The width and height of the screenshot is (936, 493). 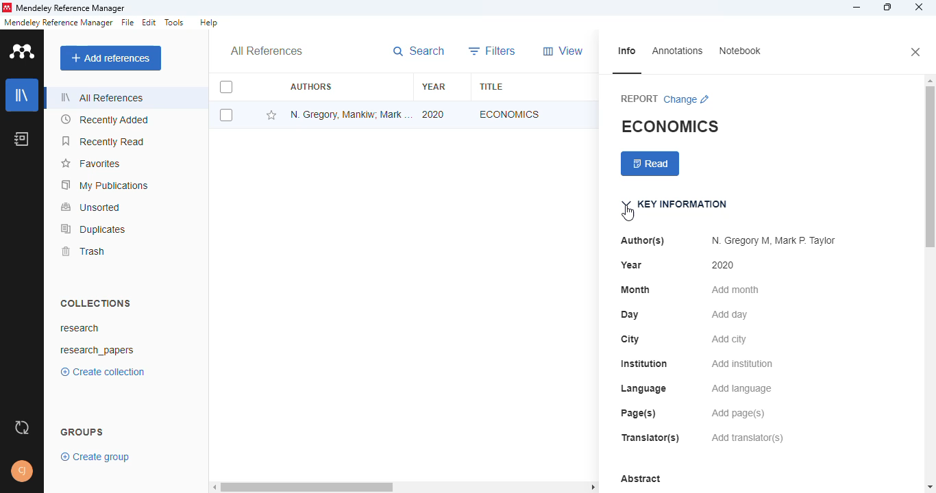 What do you see at coordinates (491, 87) in the screenshot?
I see `title` at bounding box center [491, 87].